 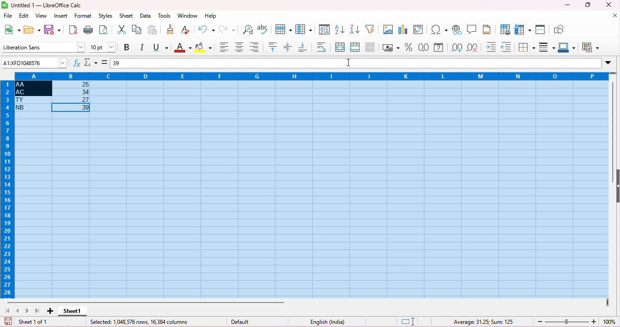 What do you see at coordinates (609, 5) in the screenshot?
I see `close` at bounding box center [609, 5].